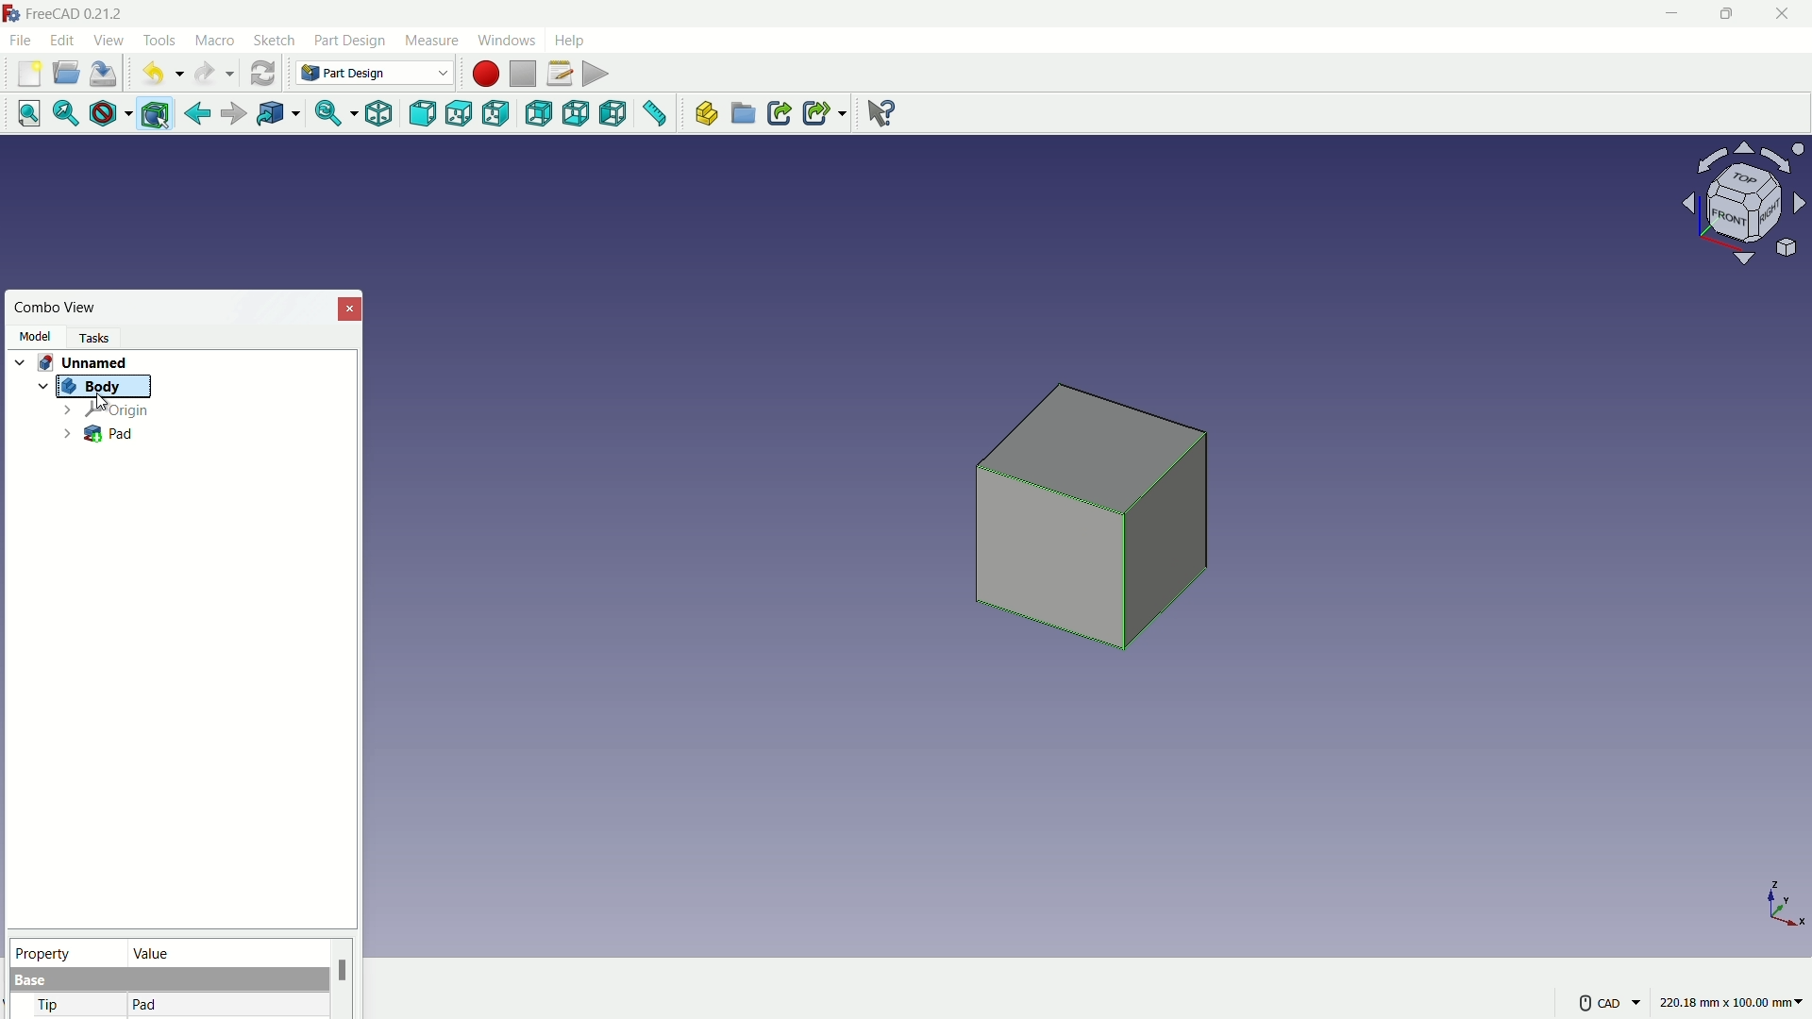 The height and width of the screenshot is (1019, 1812). Describe the element at coordinates (579, 114) in the screenshot. I see `bottom view` at that location.